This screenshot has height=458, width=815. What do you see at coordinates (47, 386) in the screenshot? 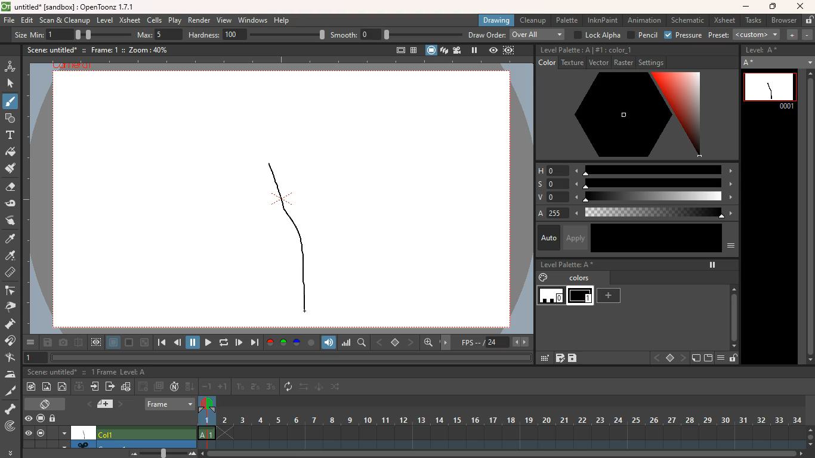
I see `image` at bounding box center [47, 386].